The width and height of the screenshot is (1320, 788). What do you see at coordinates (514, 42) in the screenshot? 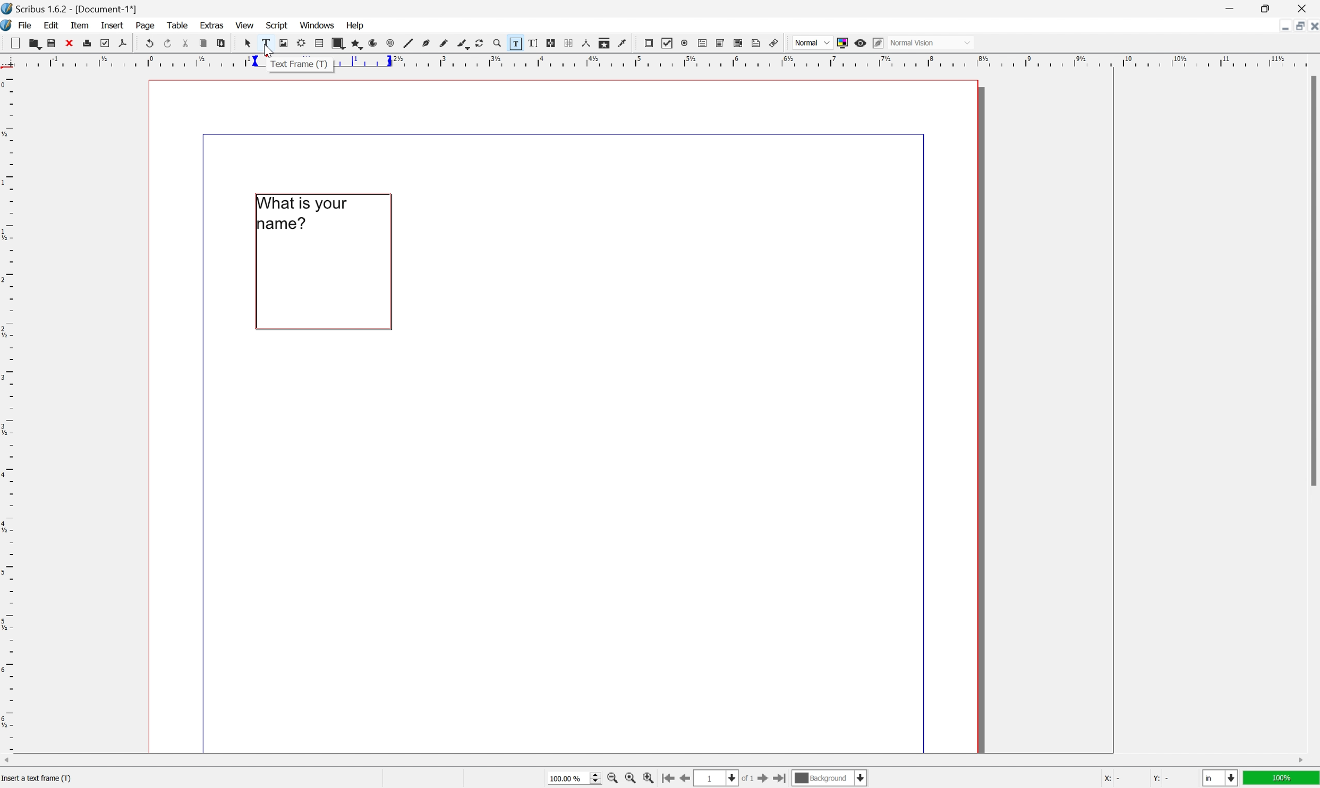
I see `edit contents of frame` at bounding box center [514, 42].